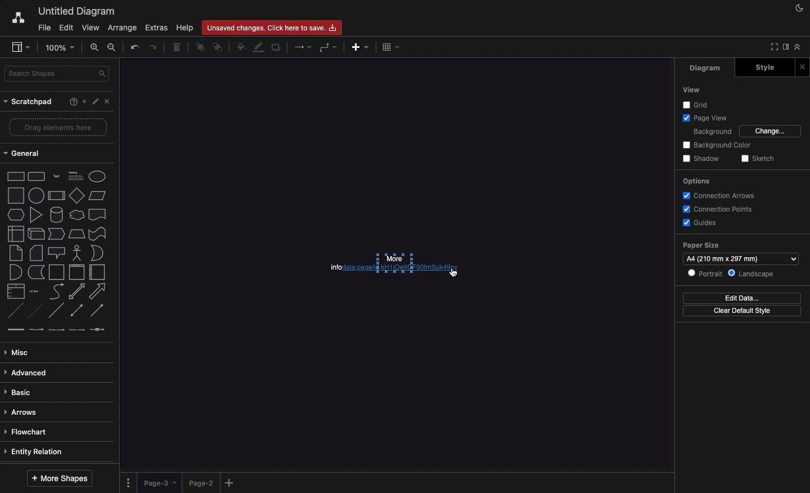 The height and width of the screenshot is (493, 810). I want to click on and, so click(16, 272).